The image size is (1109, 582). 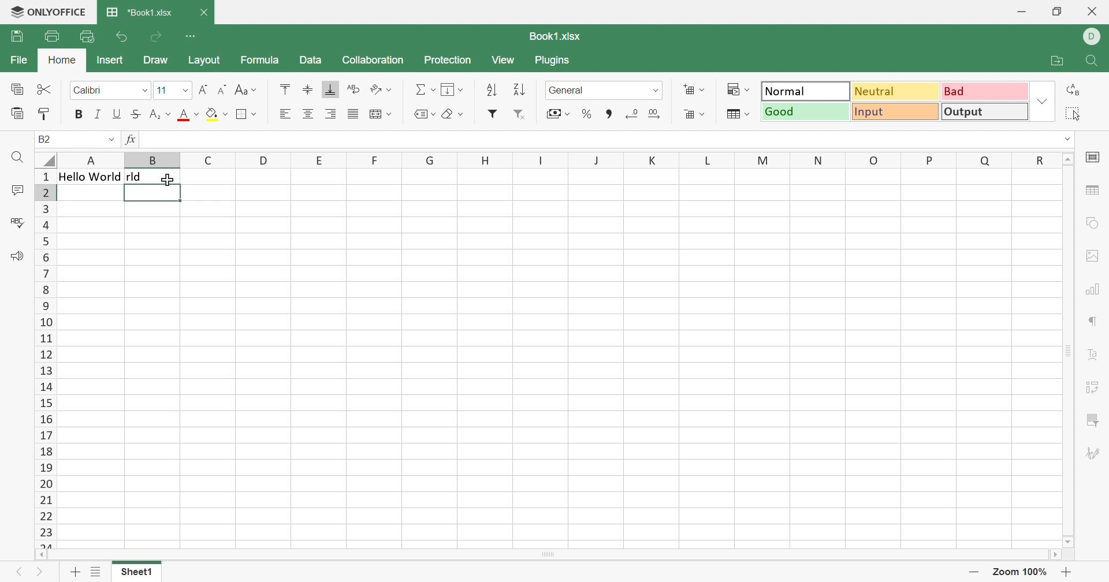 I want to click on Drop down, so click(x=108, y=139).